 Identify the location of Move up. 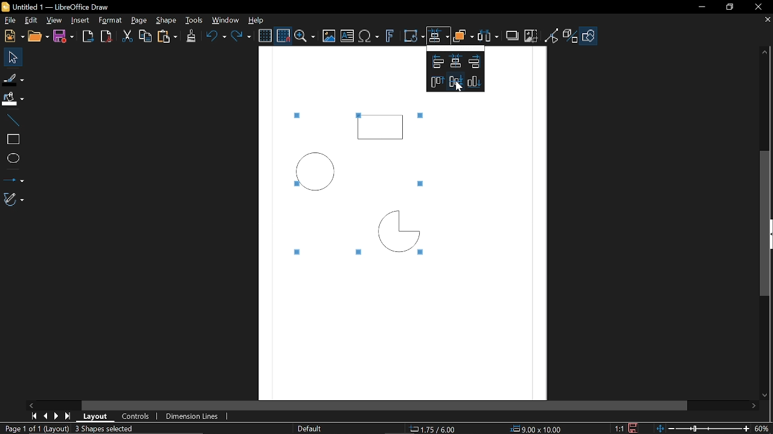
(766, 51).